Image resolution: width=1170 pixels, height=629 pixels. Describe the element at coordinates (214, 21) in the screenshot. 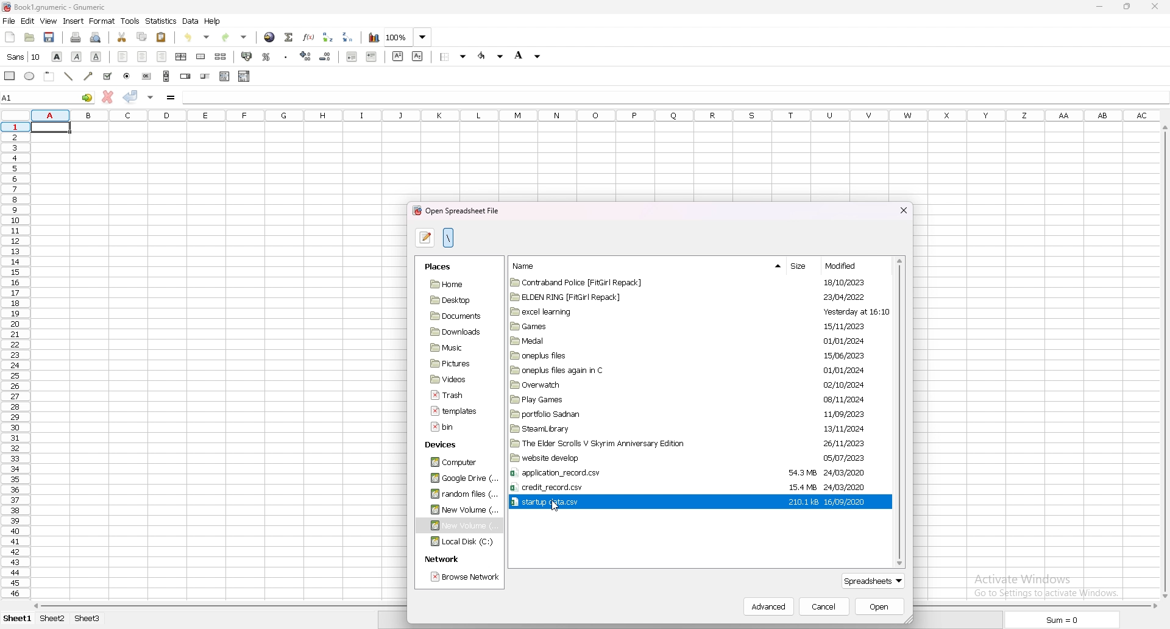

I see `help` at that location.